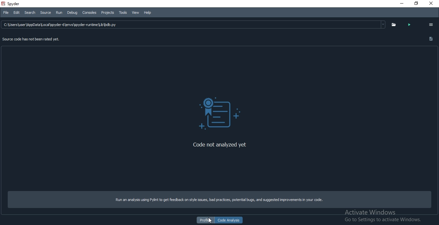 This screenshot has width=439, height=225. I want to click on C:\Users ser VAppData Vocal spyder 6 \envs spyder runtime Vb \bdb.py, so click(193, 24).